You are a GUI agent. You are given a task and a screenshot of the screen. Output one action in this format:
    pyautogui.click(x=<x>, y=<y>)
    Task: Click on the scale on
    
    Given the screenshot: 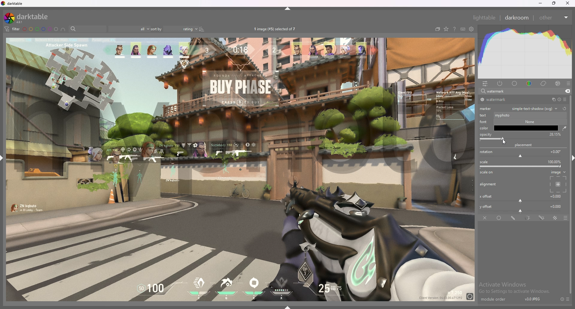 What is the action you would take?
    pyautogui.click(x=488, y=173)
    